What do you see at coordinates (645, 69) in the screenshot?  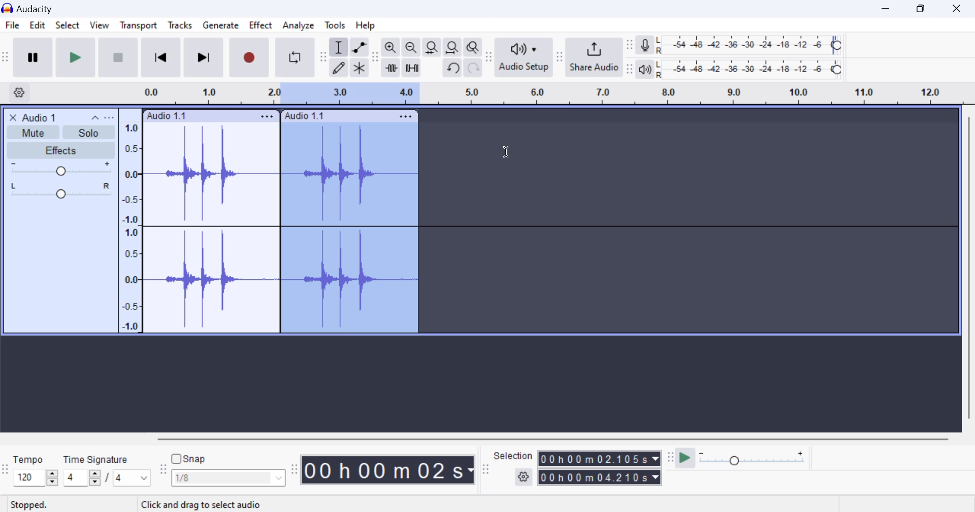 I see `playback meter` at bounding box center [645, 69].